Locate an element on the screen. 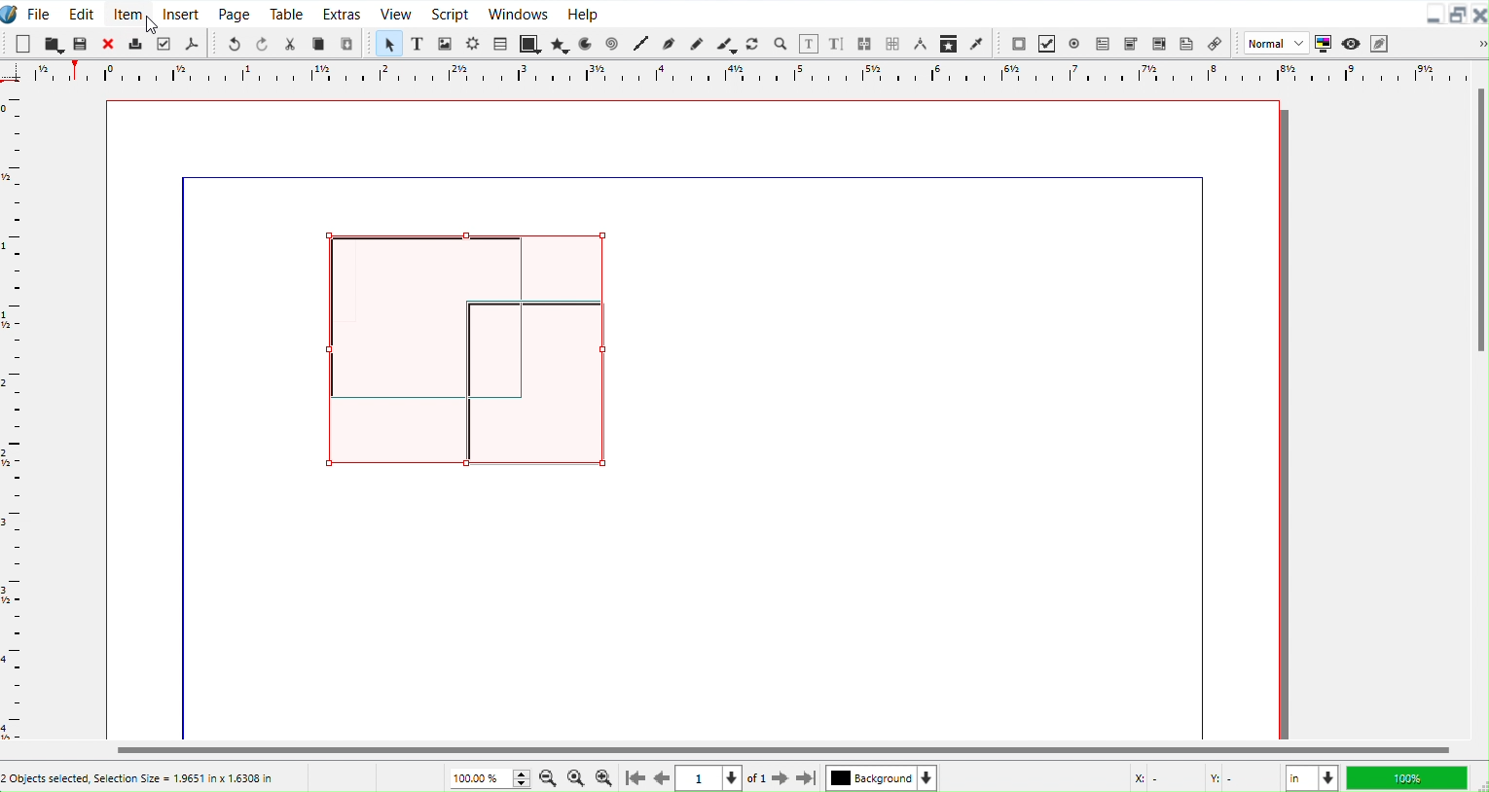 This screenshot has height=792, width=1489. Freehand line is located at coordinates (695, 43).